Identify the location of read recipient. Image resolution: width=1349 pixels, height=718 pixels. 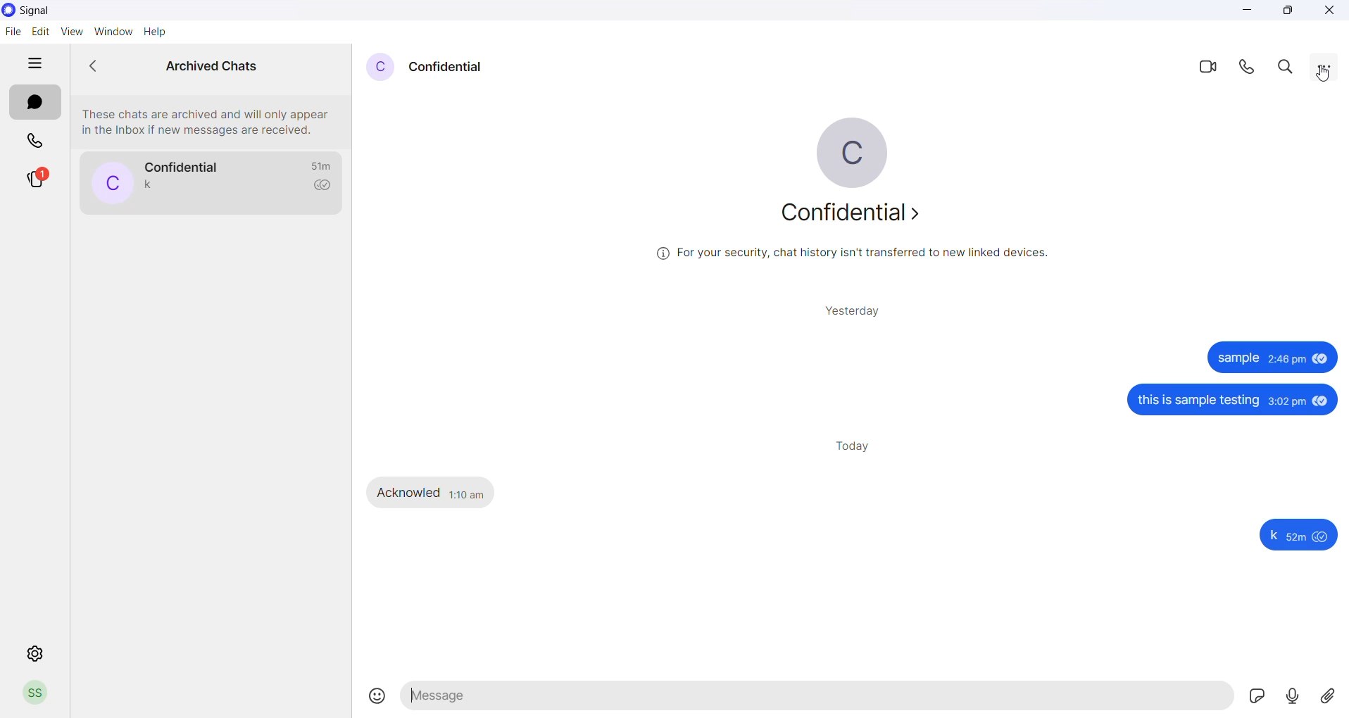
(323, 186).